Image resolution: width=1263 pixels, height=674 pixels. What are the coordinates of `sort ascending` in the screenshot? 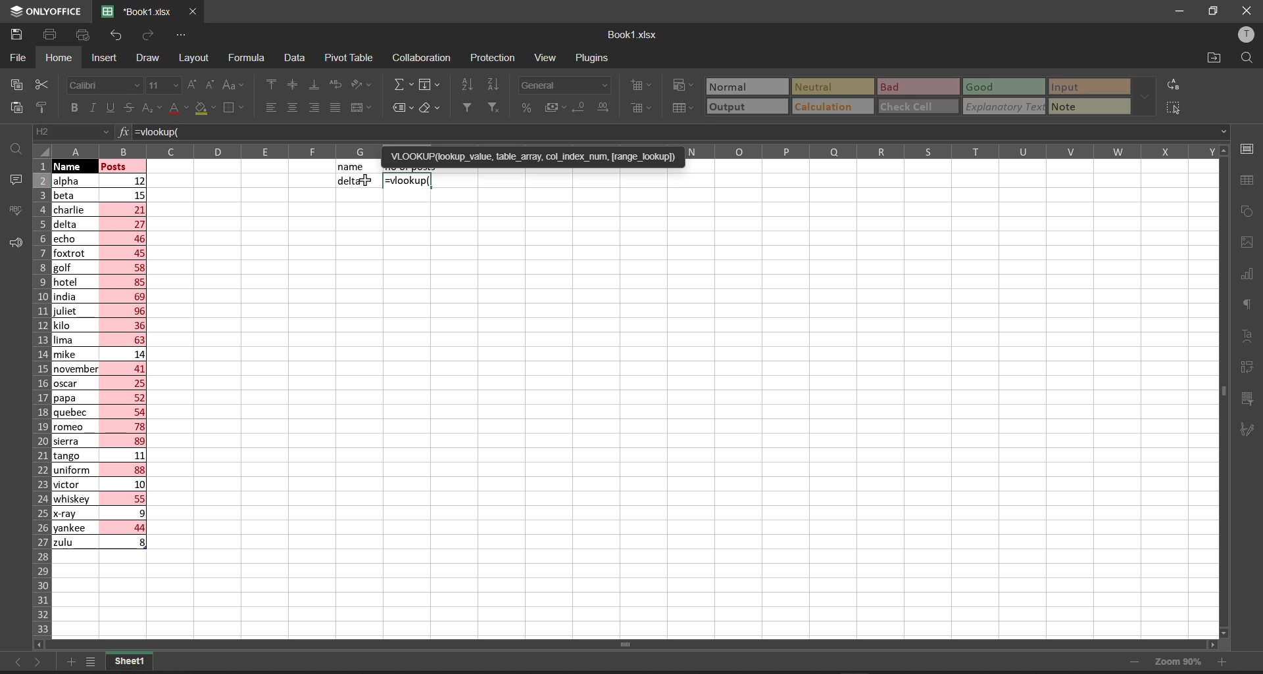 It's located at (468, 85).